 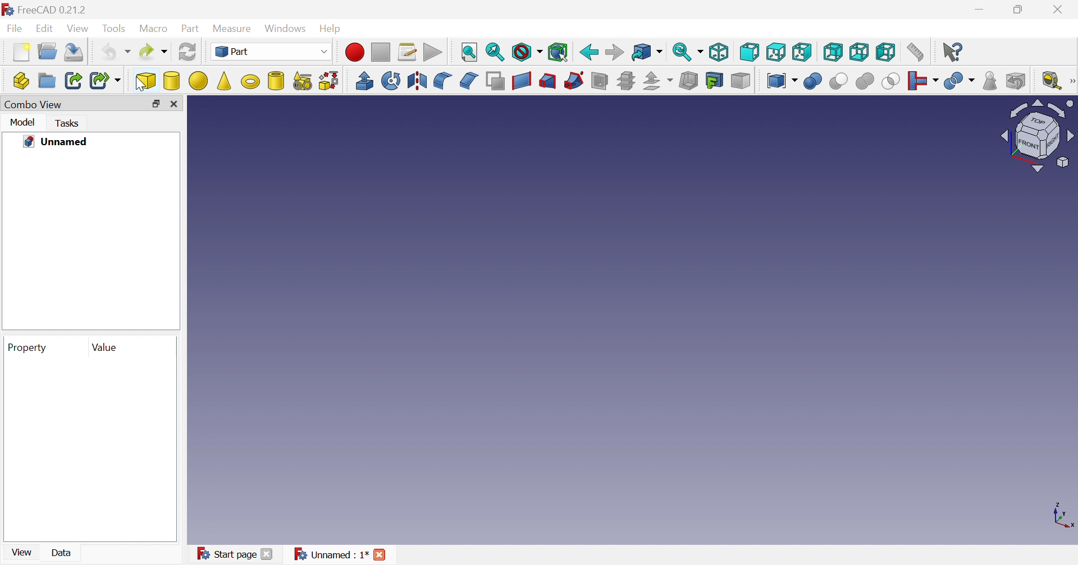 What do you see at coordinates (599, 80) in the screenshot?
I see `Section` at bounding box center [599, 80].